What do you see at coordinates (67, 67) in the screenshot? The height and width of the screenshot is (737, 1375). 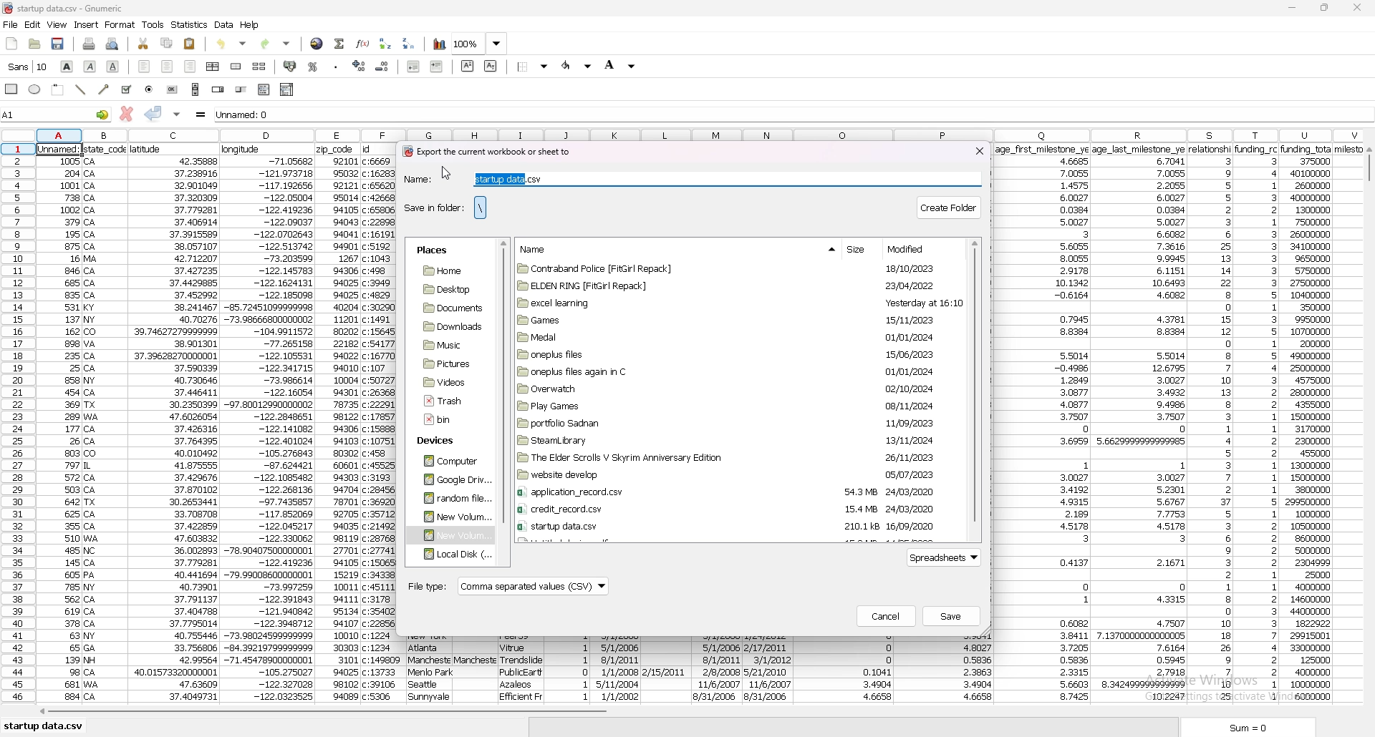 I see `bold` at bounding box center [67, 67].